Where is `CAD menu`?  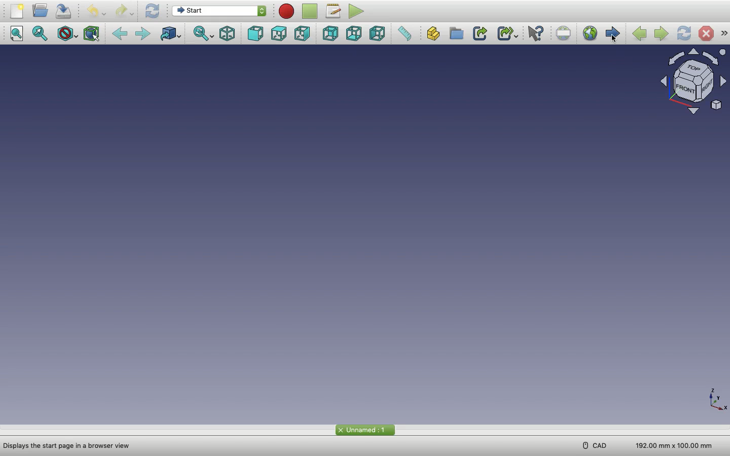
CAD menu is located at coordinates (593, 445).